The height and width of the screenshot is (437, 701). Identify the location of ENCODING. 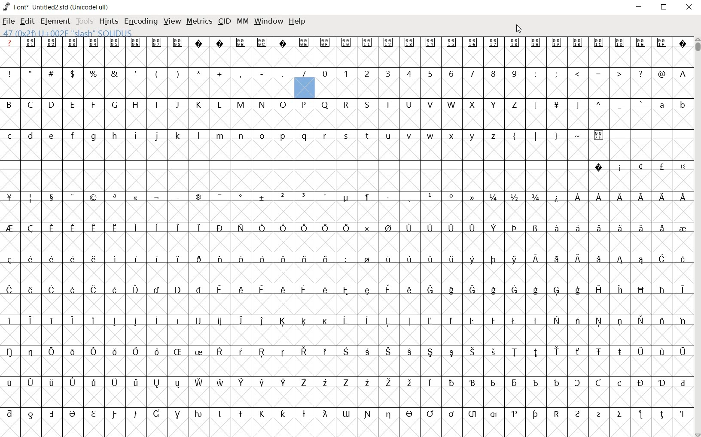
(140, 22).